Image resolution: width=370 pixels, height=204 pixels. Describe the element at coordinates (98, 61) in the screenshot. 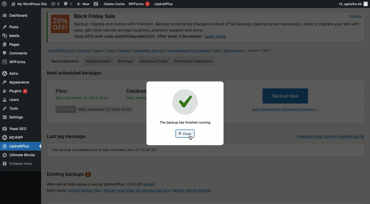

I see `Migrate clone` at that location.